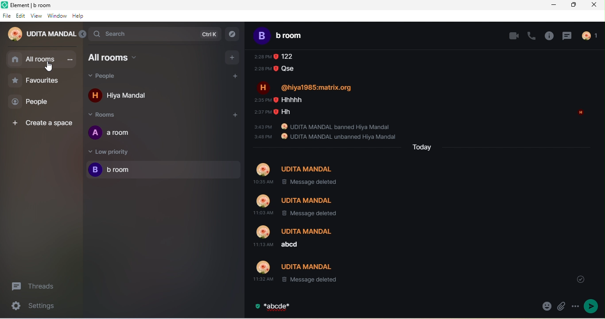 The height and width of the screenshot is (319, 605). Describe the element at coordinates (232, 75) in the screenshot. I see `add people` at that location.